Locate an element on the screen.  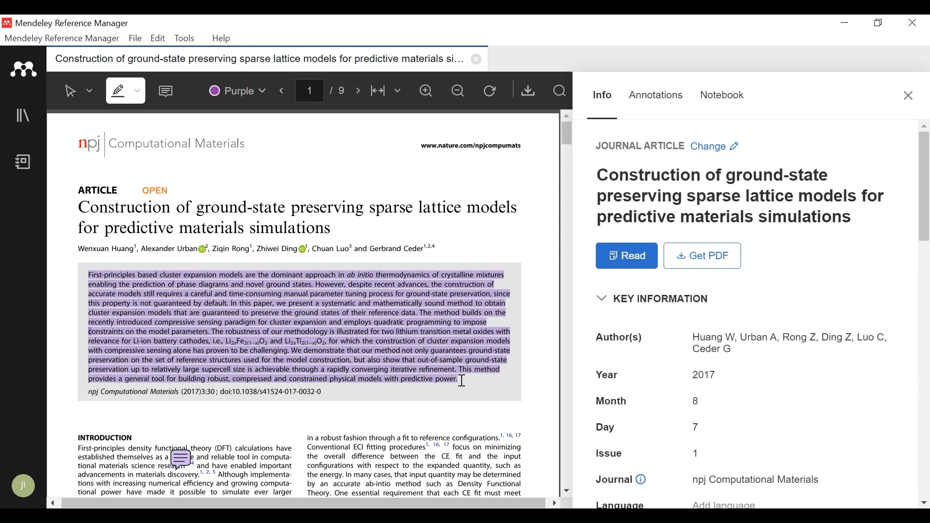
Year is located at coordinates (705, 373).